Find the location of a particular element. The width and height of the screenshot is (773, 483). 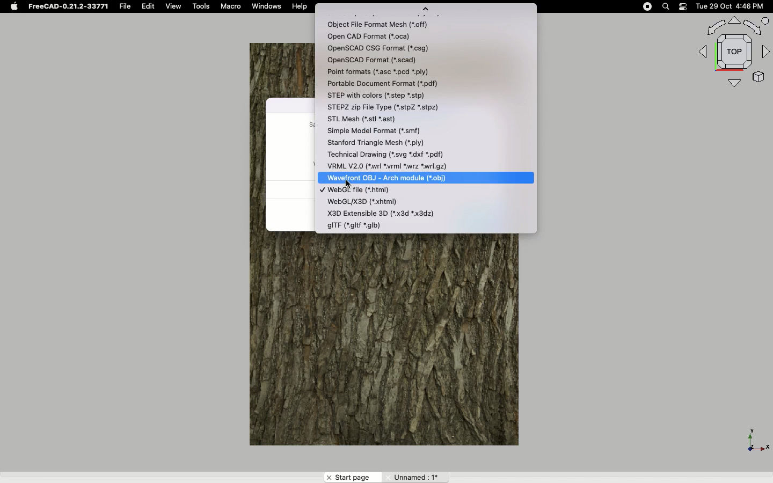

Simple model format(*.smf) is located at coordinates (386, 130).